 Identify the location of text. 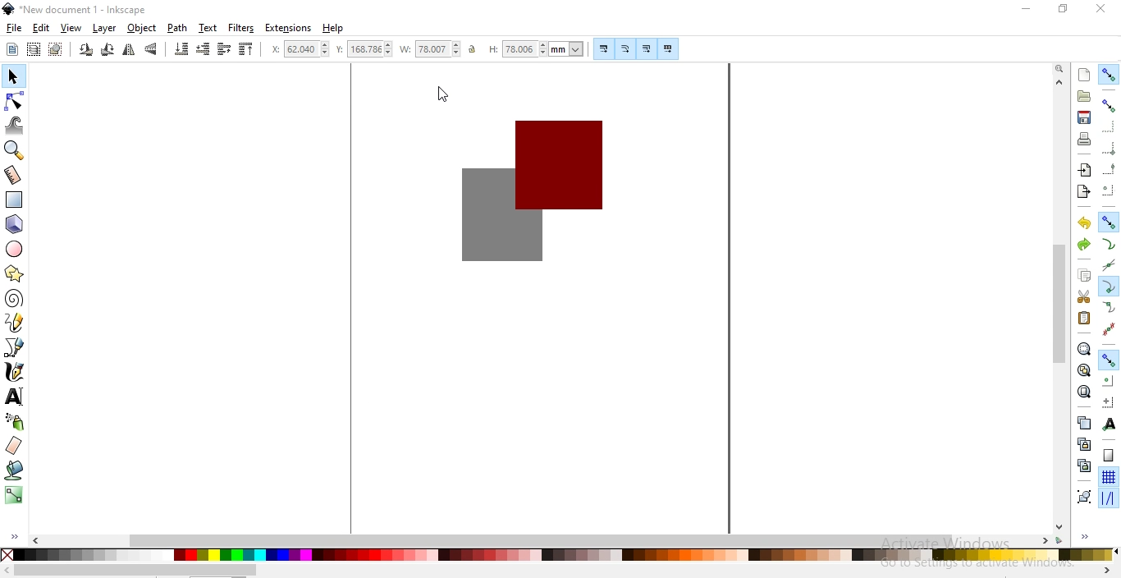
(208, 27).